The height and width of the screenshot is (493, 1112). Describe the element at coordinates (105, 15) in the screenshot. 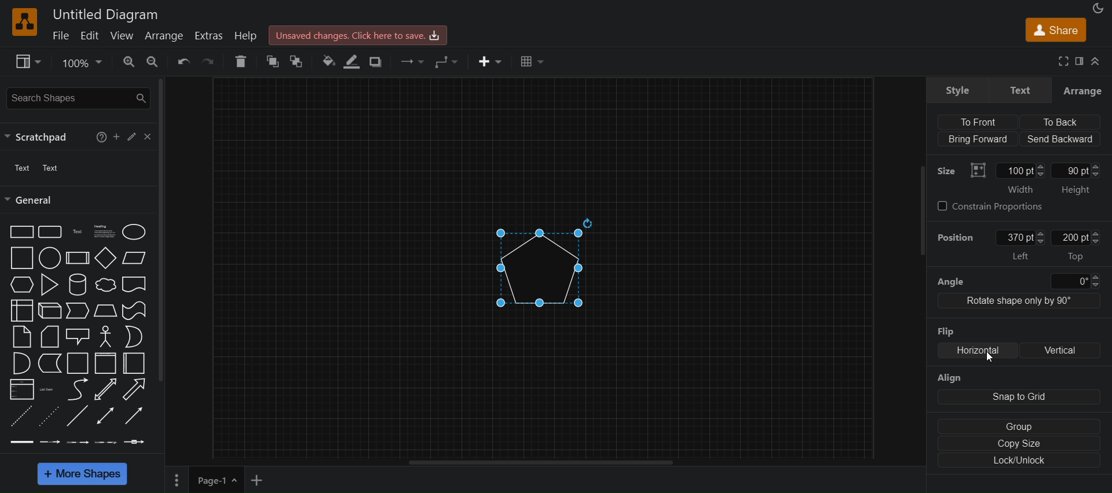

I see `Untitled diagram - project title` at that location.